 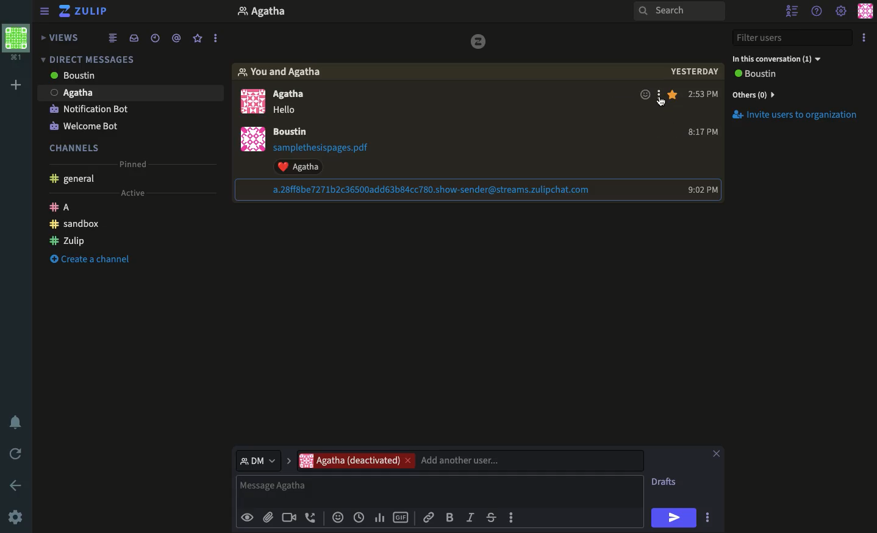 What do you see at coordinates (776, 59) in the screenshot?
I see `In this conversation` at bounding box center [776, 59].